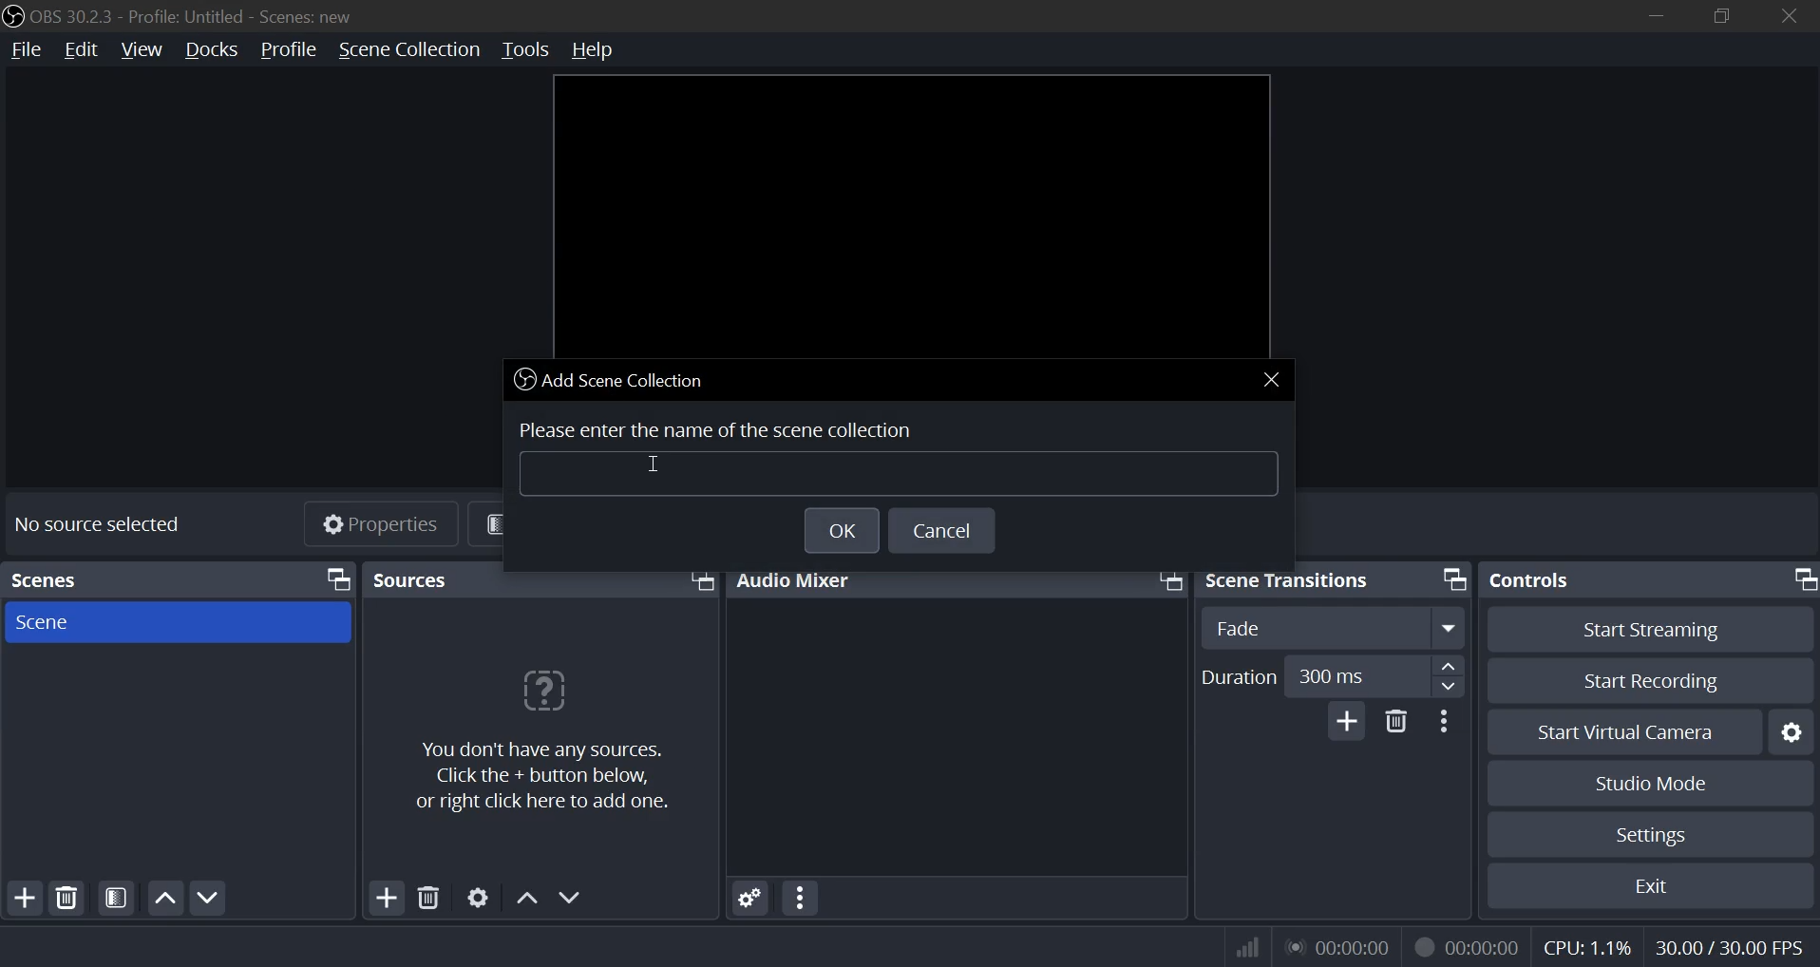 Image resolution: width=1820 pixels, height=967 pixels. Describe the element at coordinates (542, 693) in the screenshot. I see `question mark icon` at that location.